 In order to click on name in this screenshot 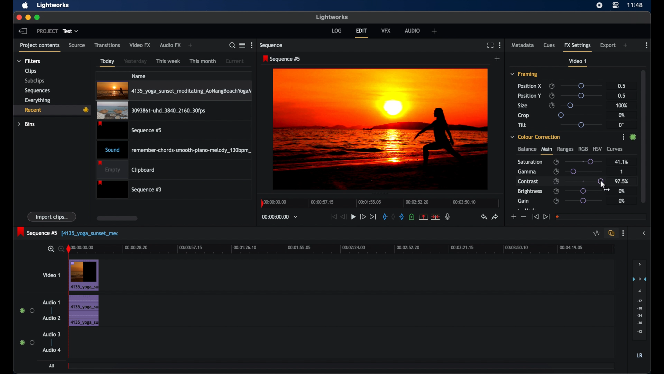, I will do `click(139, 76)`.